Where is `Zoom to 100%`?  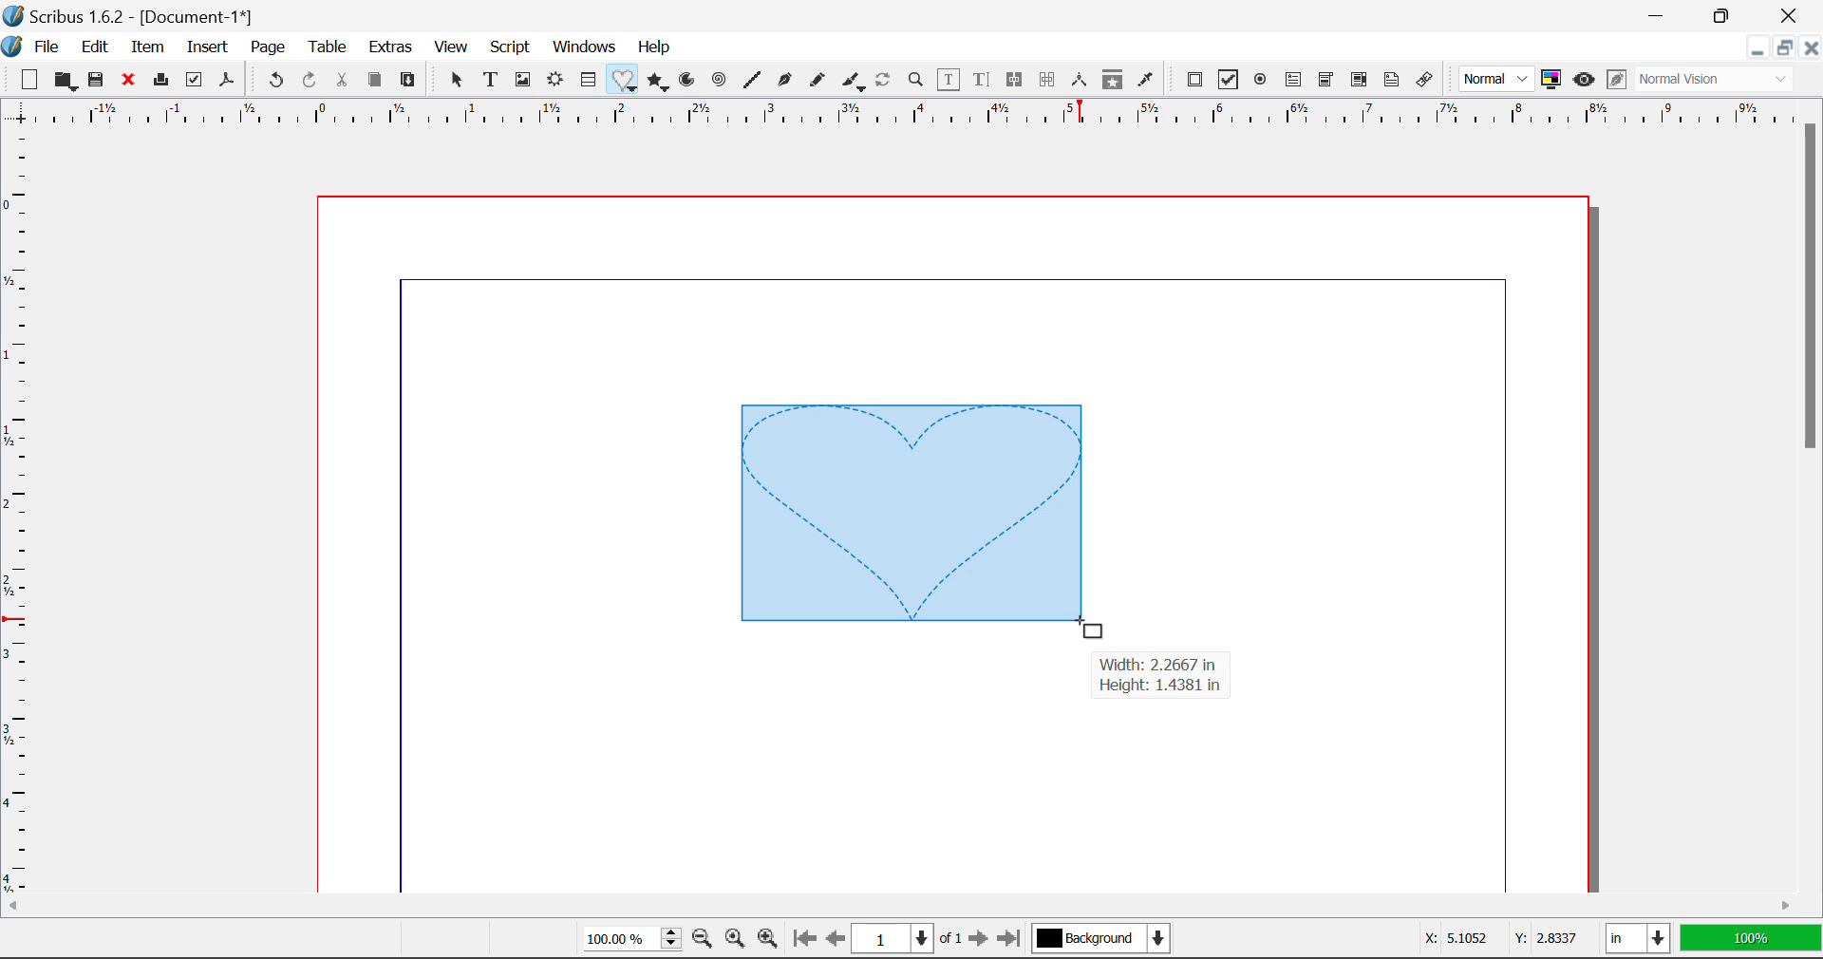 Zoom to 100% is located at coordinates (733, 941).